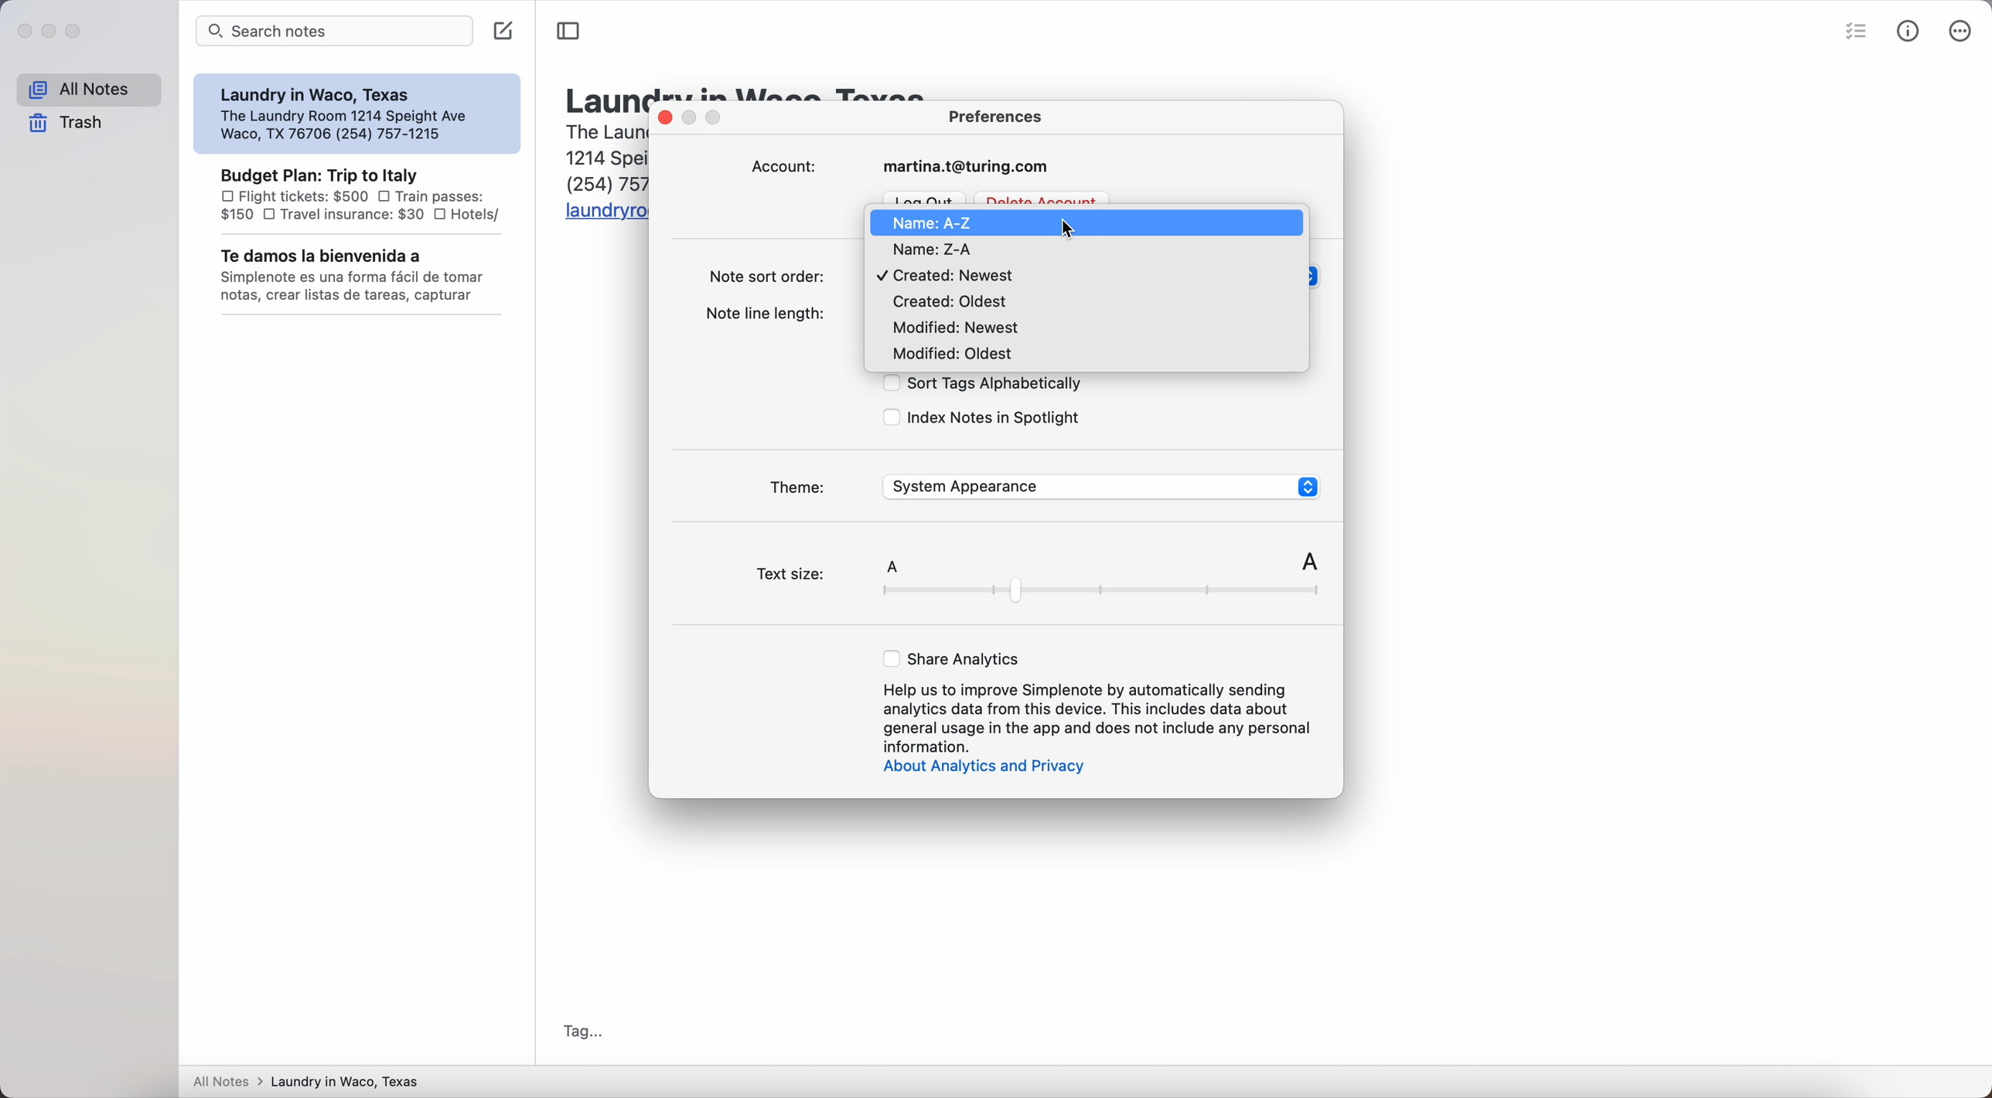  Describe the element at coordinates (718, 119) in the screenshot. I see `disable maximize popup` at that location.